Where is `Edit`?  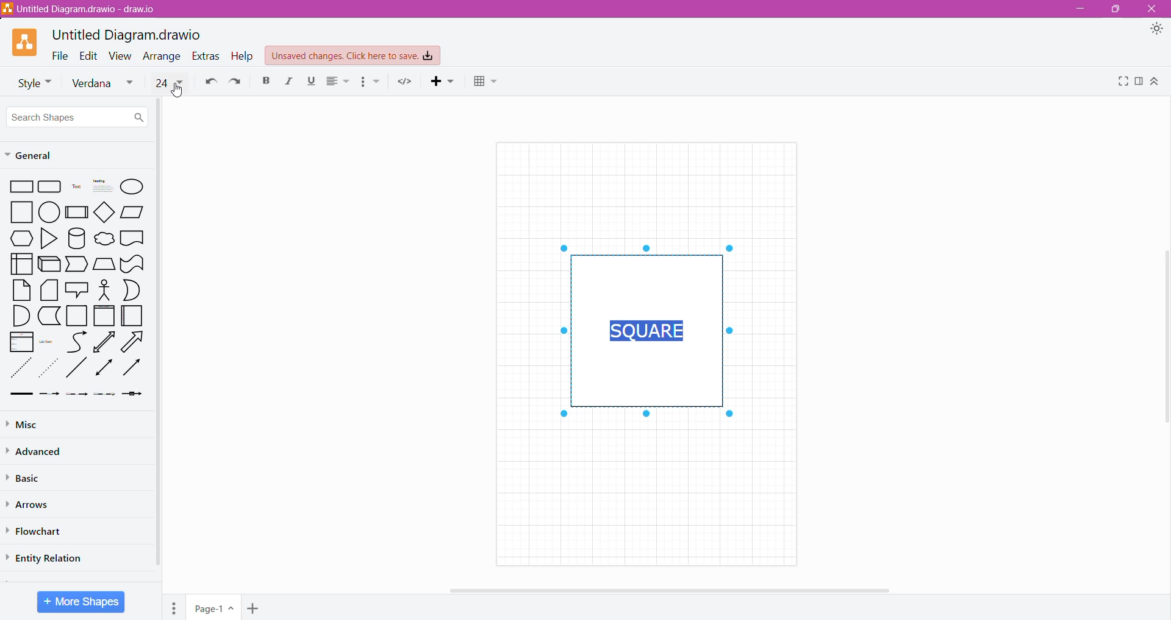 Edit is located at coordinates (91, 55).